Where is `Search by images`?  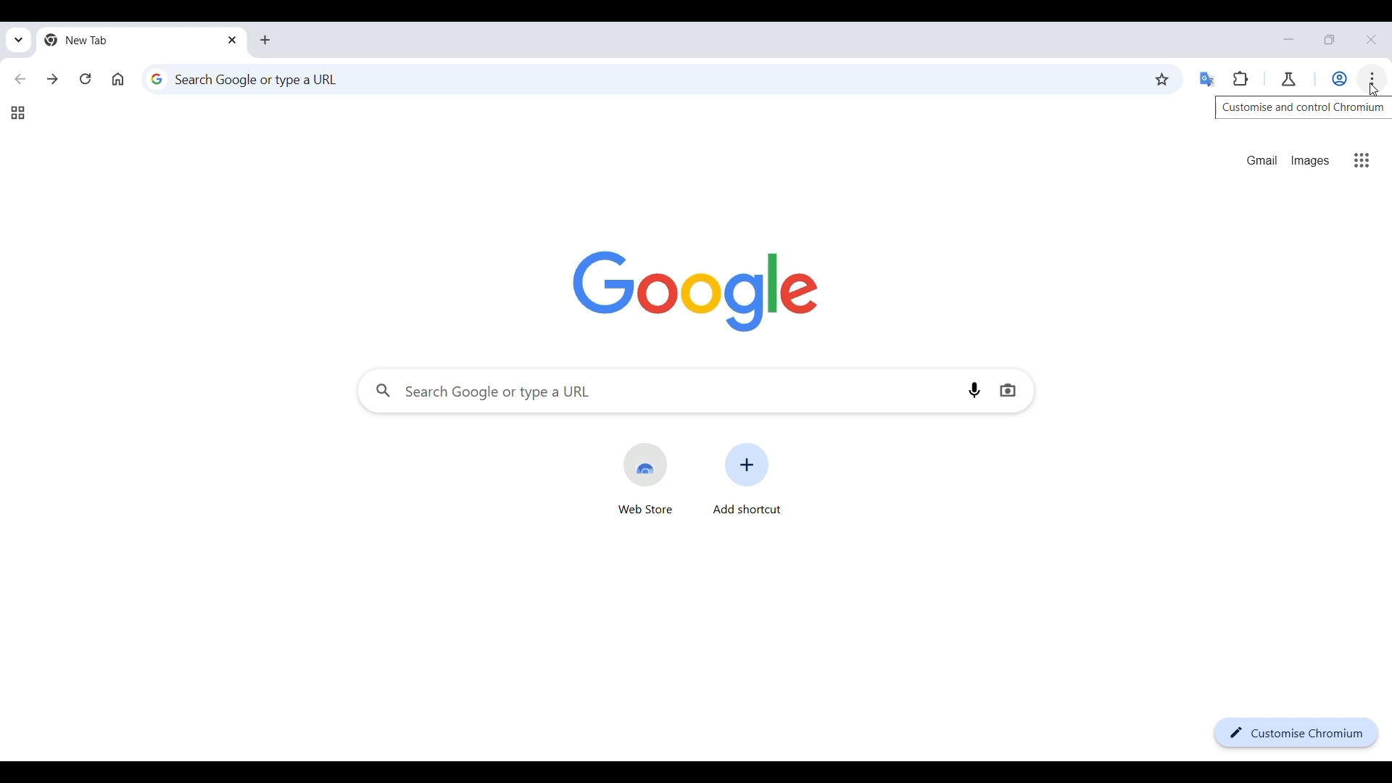
Search by images is located at coordinates (1312, 161).